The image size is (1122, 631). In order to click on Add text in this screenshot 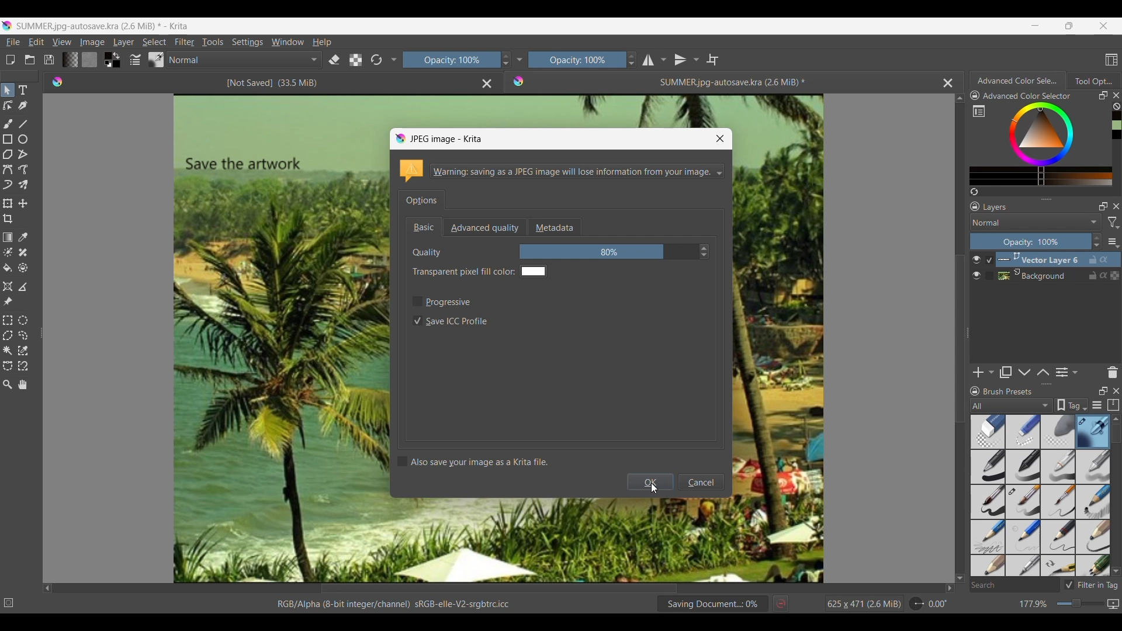, I will do `click(23, 90)`.